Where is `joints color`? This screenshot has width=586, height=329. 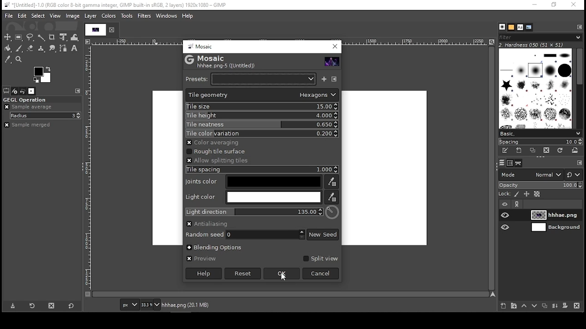 joints color is located at coordinates (332, 182).